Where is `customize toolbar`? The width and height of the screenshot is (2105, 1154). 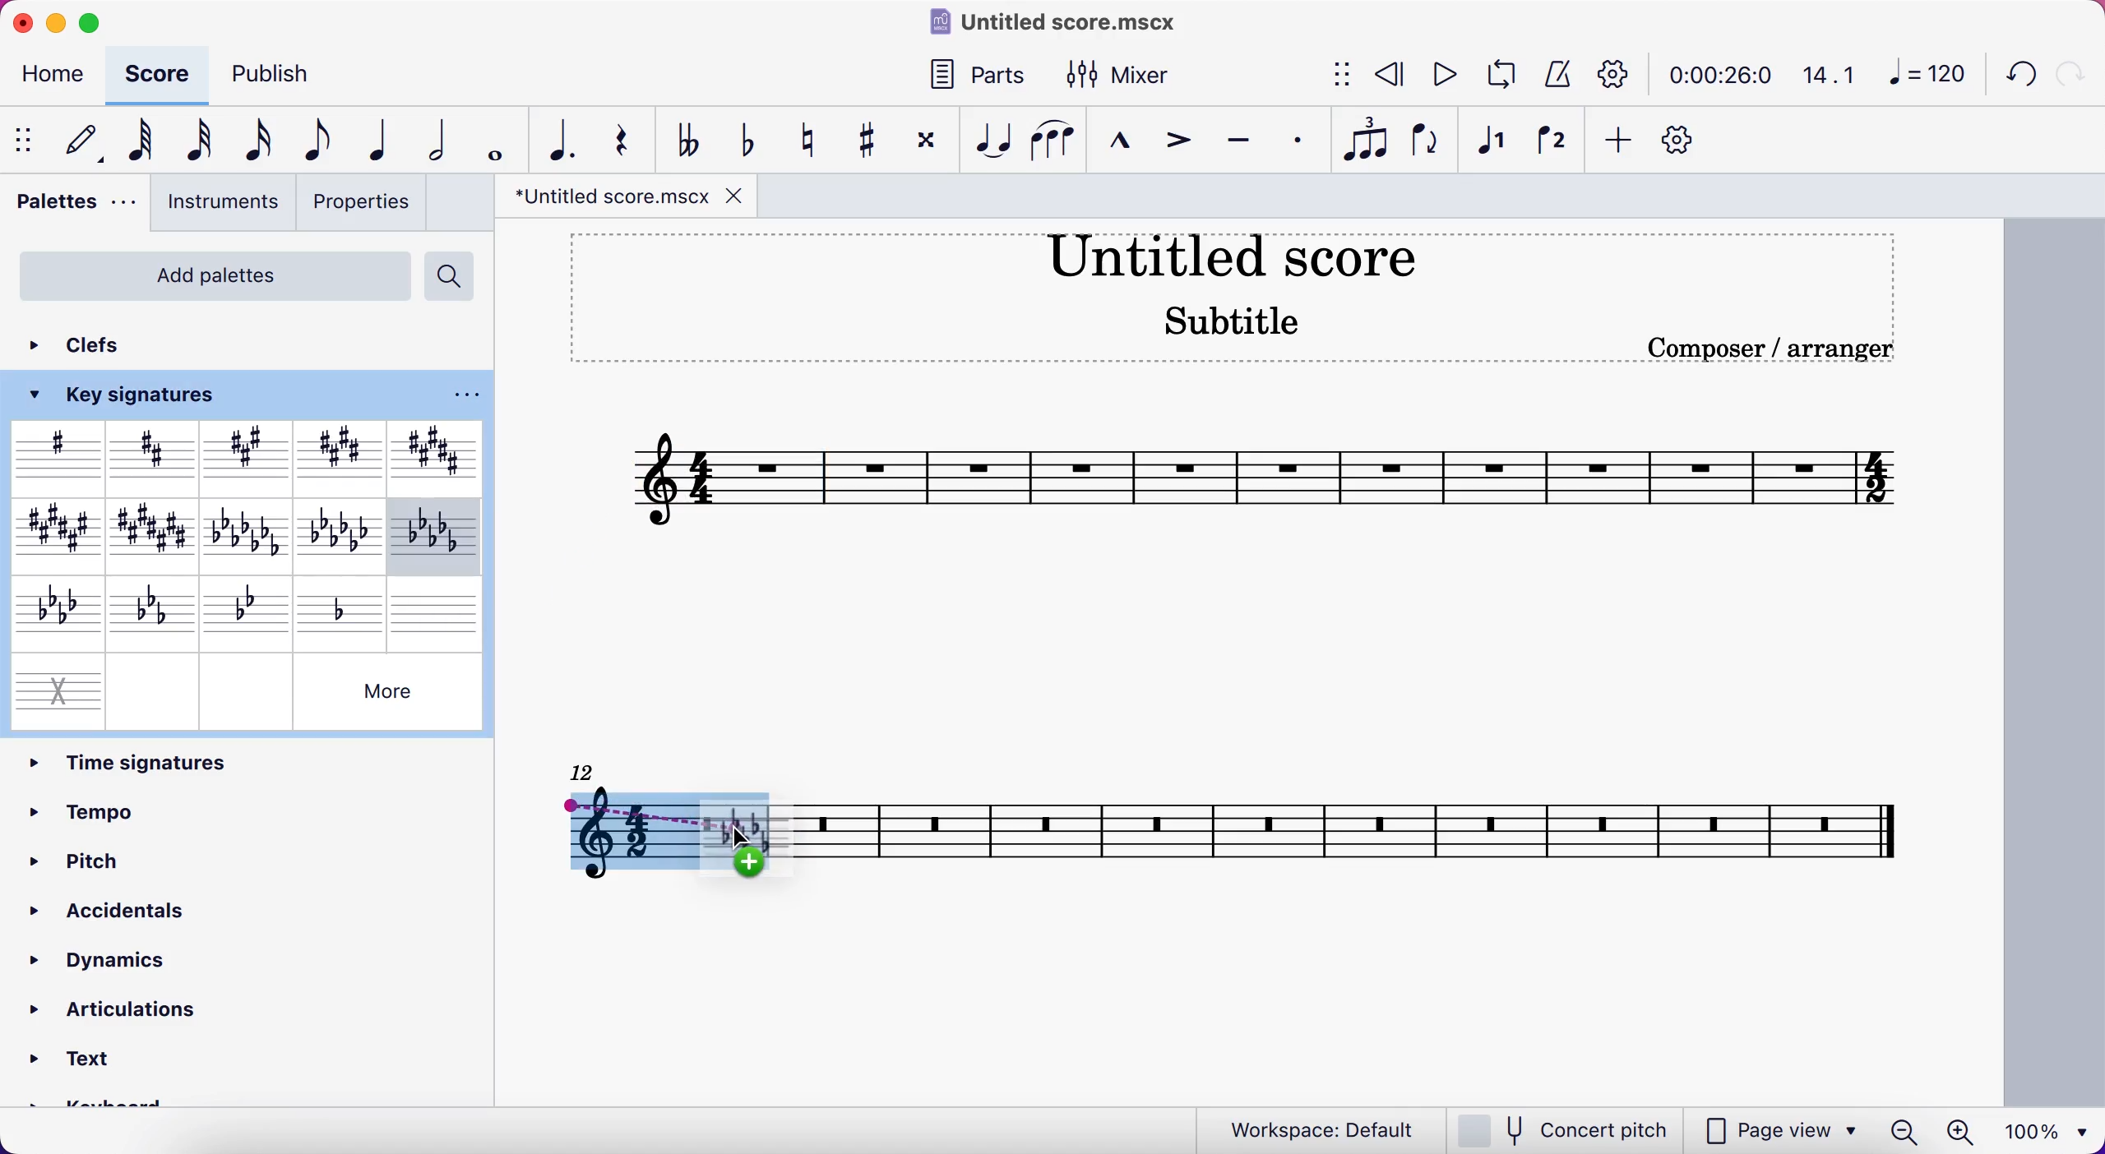
customize toolbar is located at coordinates (1691, 139).